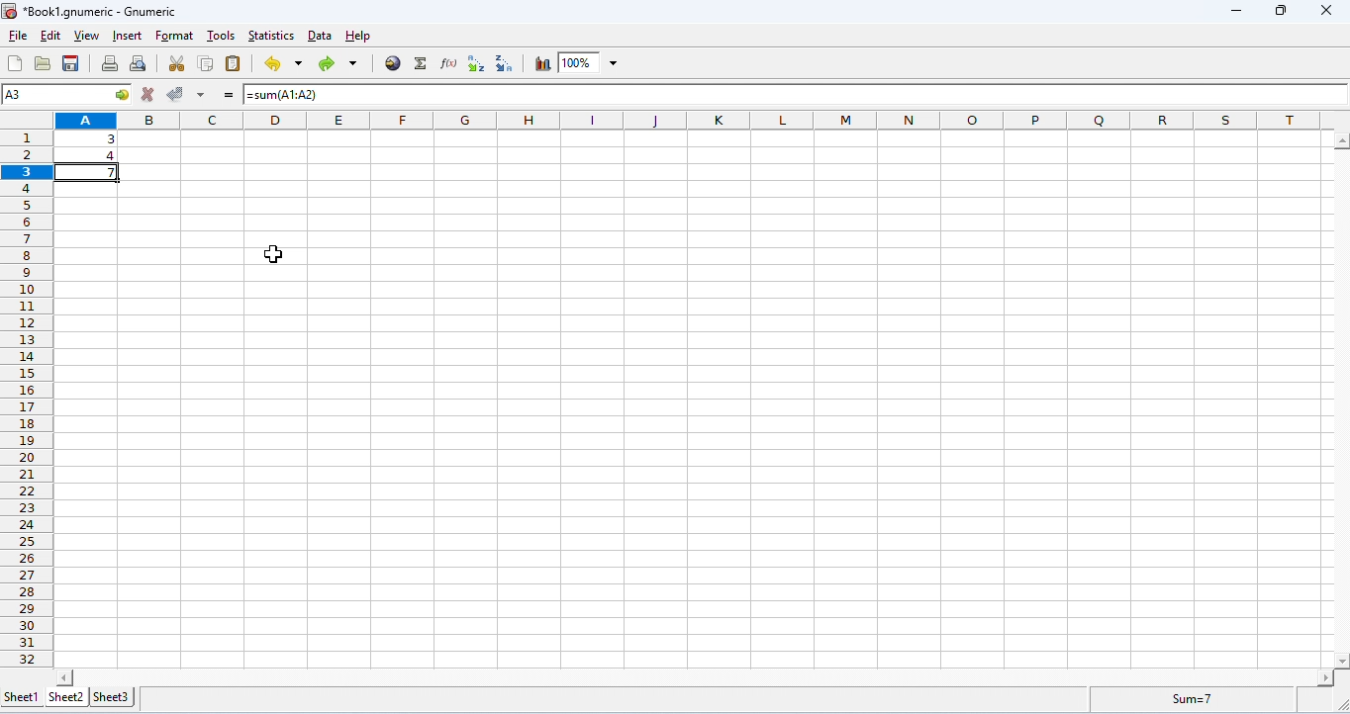 Image resolution: width=1350 pixels, height=714 pixels. What do you see at coordinates (88, 145) in the screenshot?
I see `range of cell` at bounding box center [88, 145].